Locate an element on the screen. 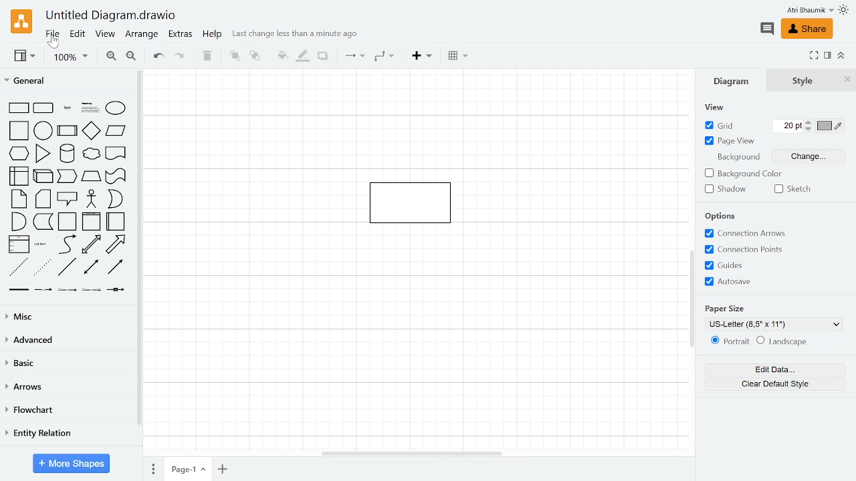 This screenshot has width=856, height=481. Format is located at coordinates (827, 55).